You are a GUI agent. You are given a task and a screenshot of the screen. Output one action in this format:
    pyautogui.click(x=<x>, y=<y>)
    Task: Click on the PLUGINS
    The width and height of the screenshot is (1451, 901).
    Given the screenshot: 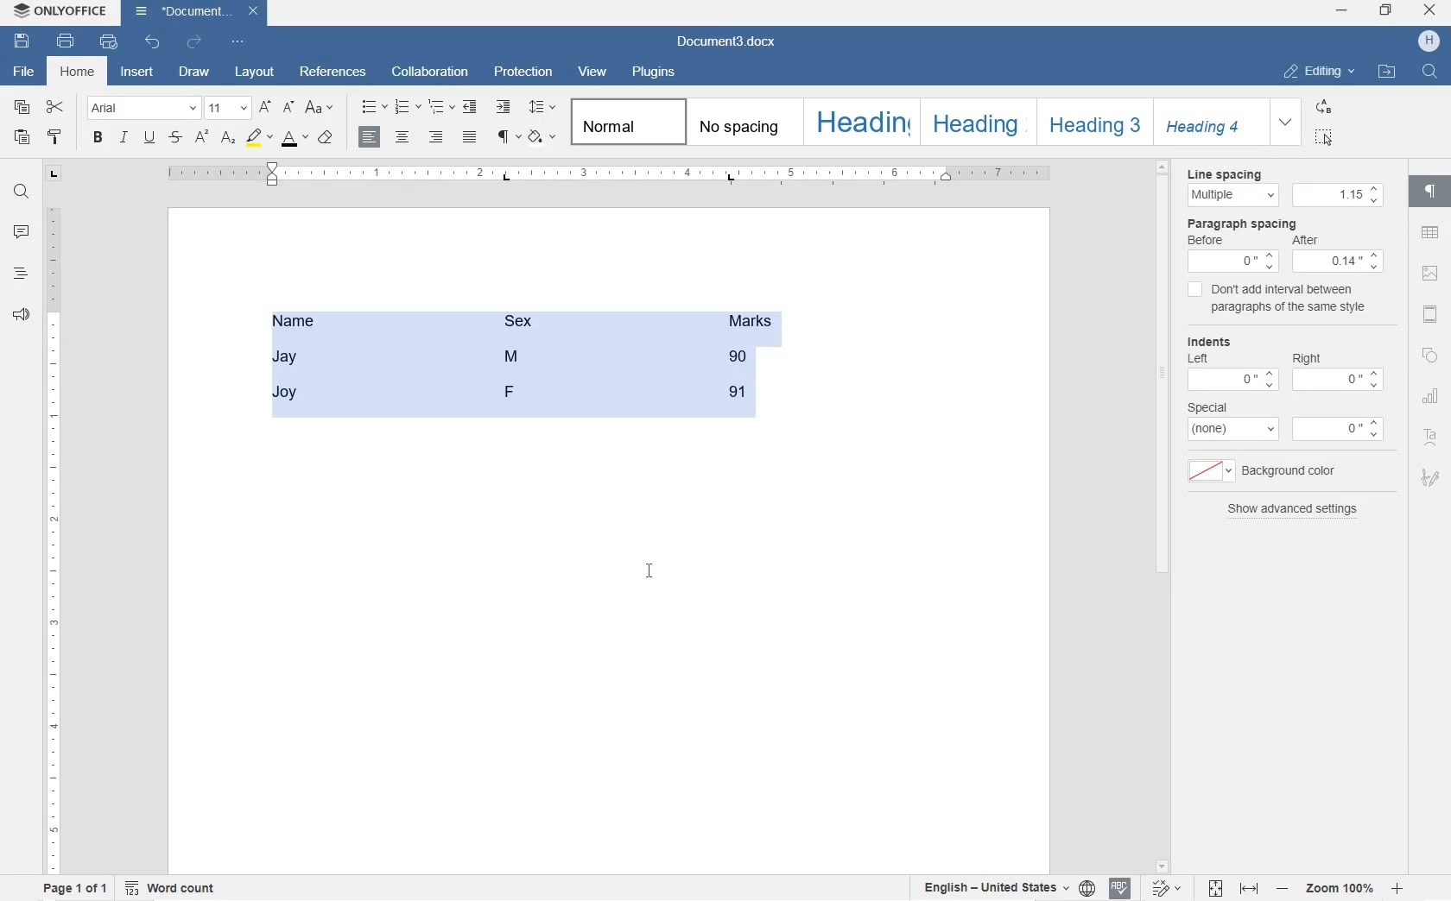 What is the action you would take?
    pyautogui.click(x=656, y=72)
    